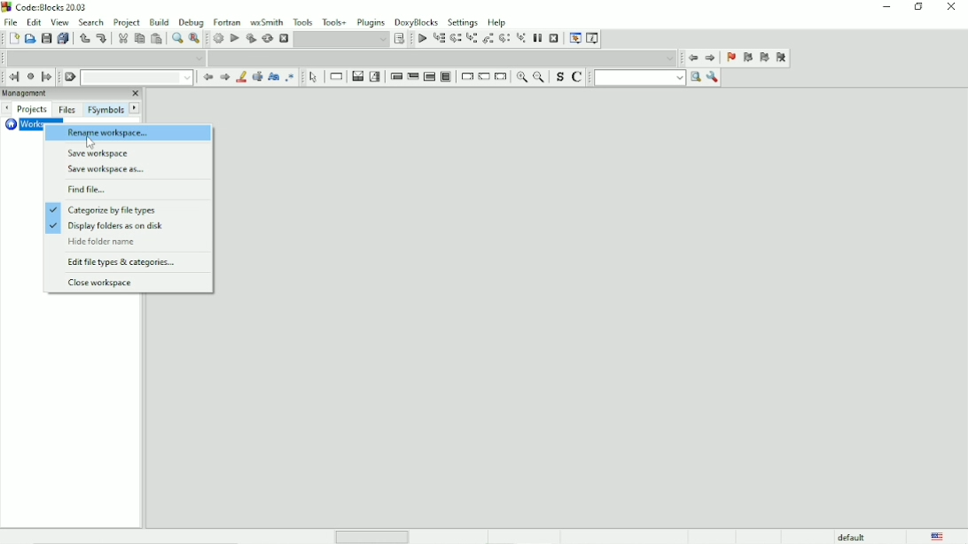 This screenshot has width=968, height=544. Describe the element at coordinates (691, 58) in the screenshot. I see `Jump back` at that location.